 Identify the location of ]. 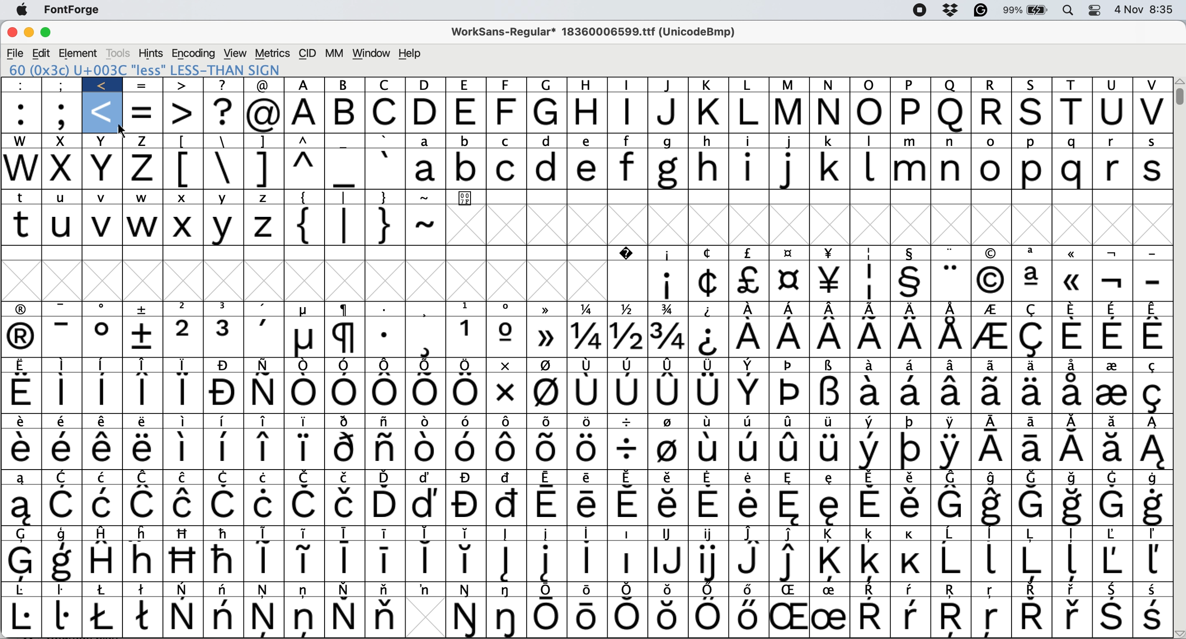
(264, 168).